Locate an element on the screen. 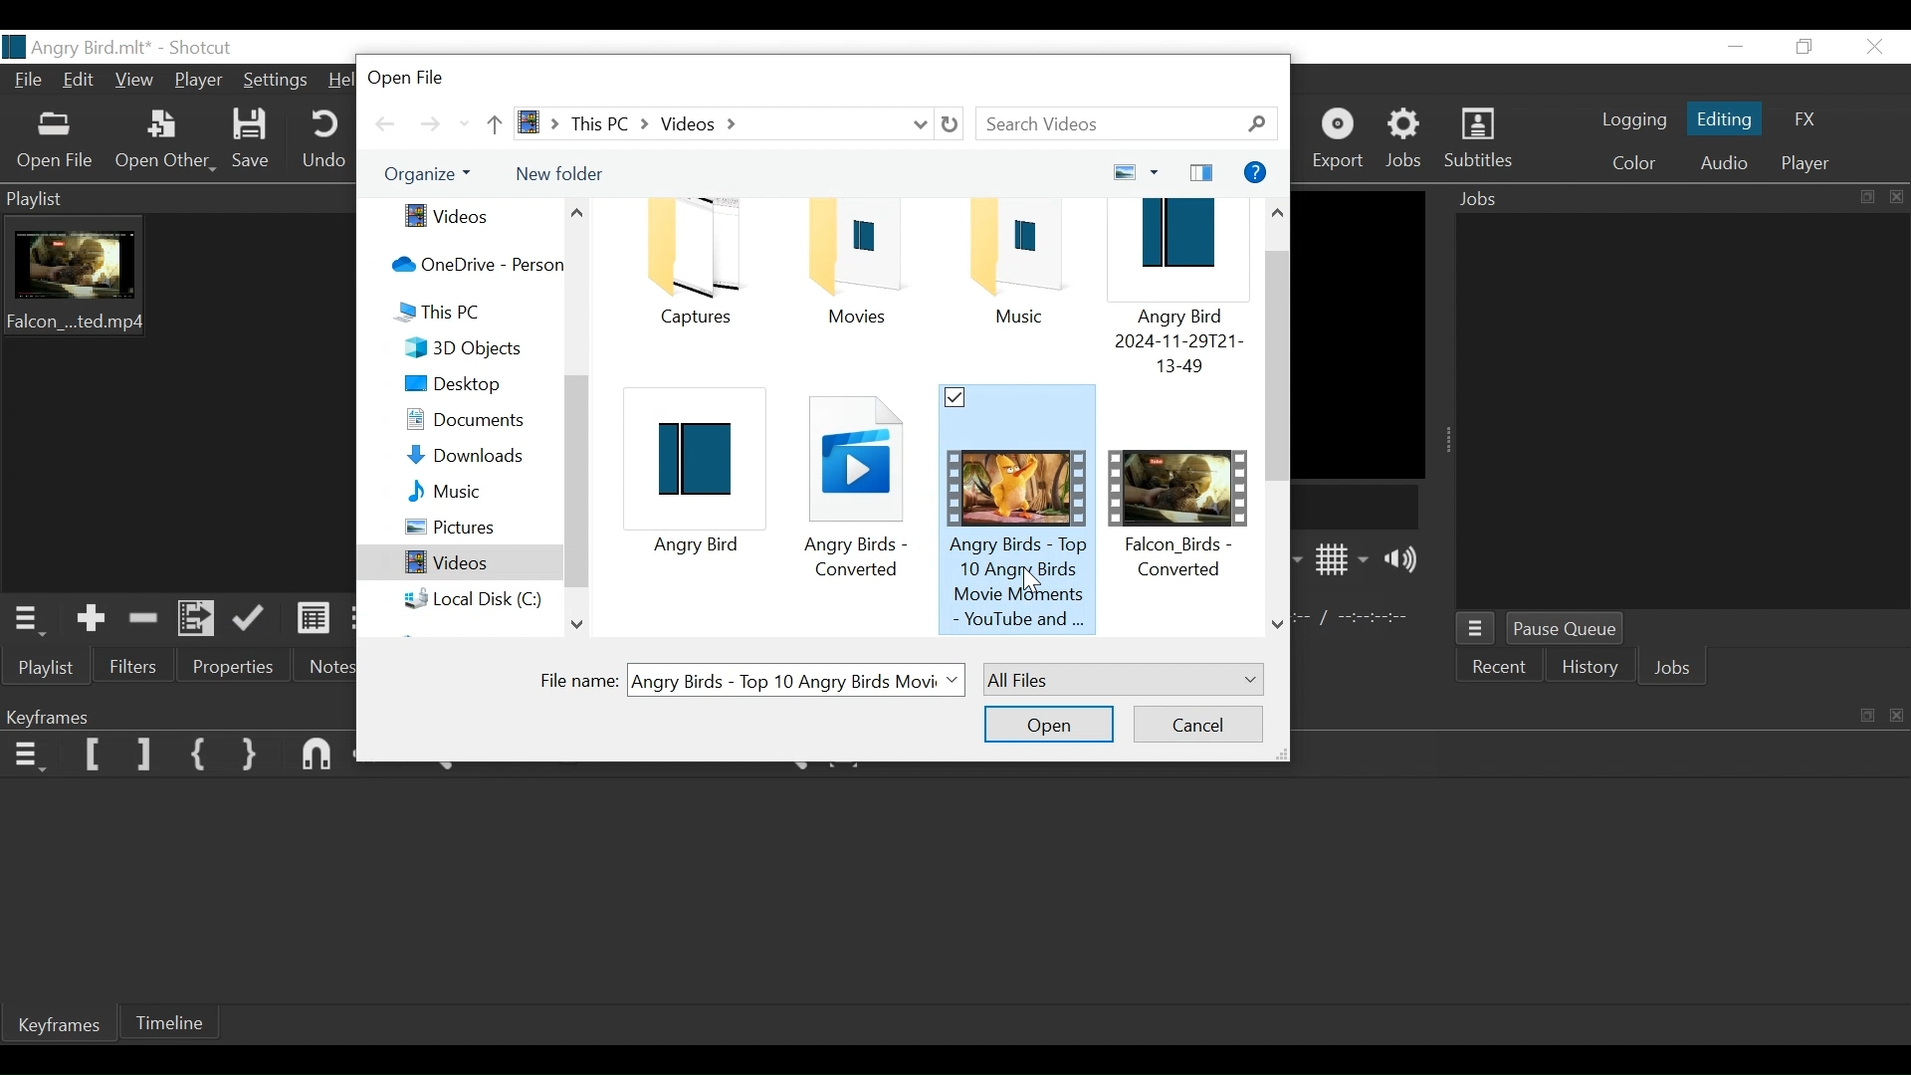 The height and width of the screenshot is (1075, 1911). snap is located at coordinates (321, 757).